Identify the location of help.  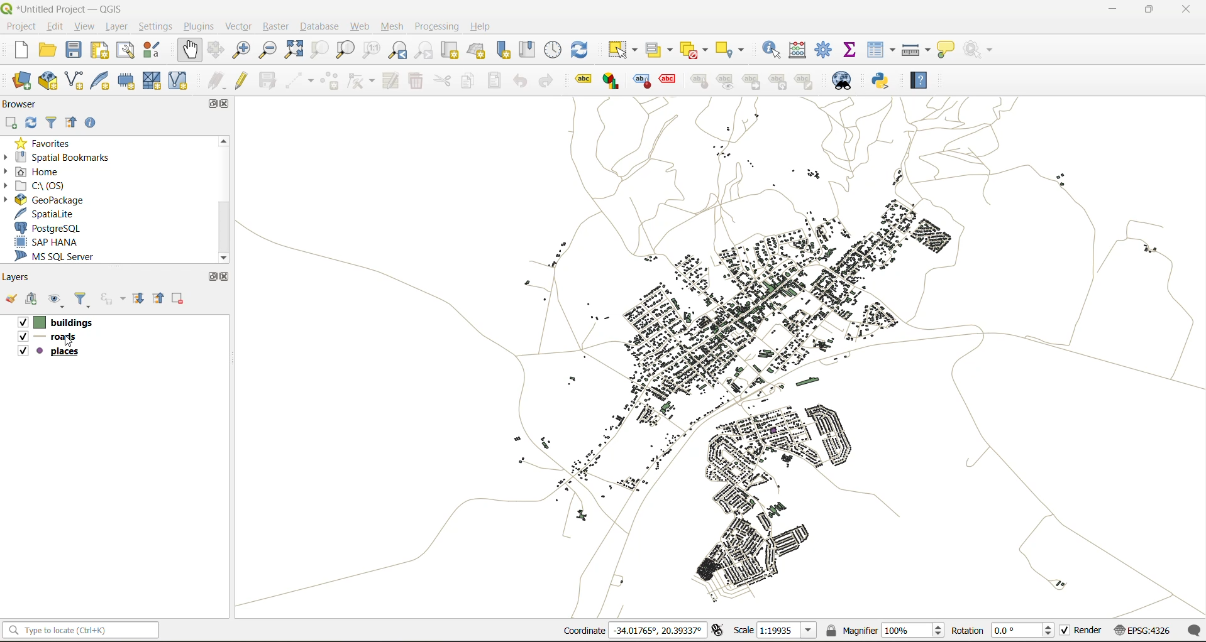
(481, 28).